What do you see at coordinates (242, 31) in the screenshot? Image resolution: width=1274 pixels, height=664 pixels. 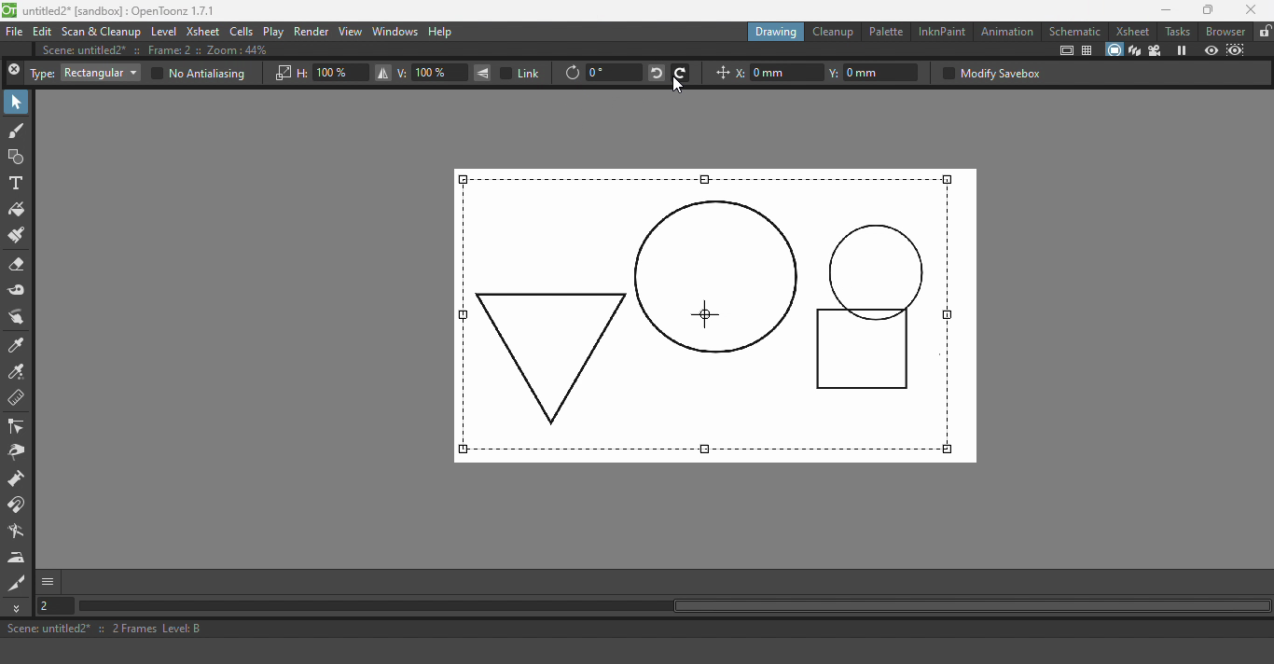 I see `Cells` at bounding box center [242, 31].